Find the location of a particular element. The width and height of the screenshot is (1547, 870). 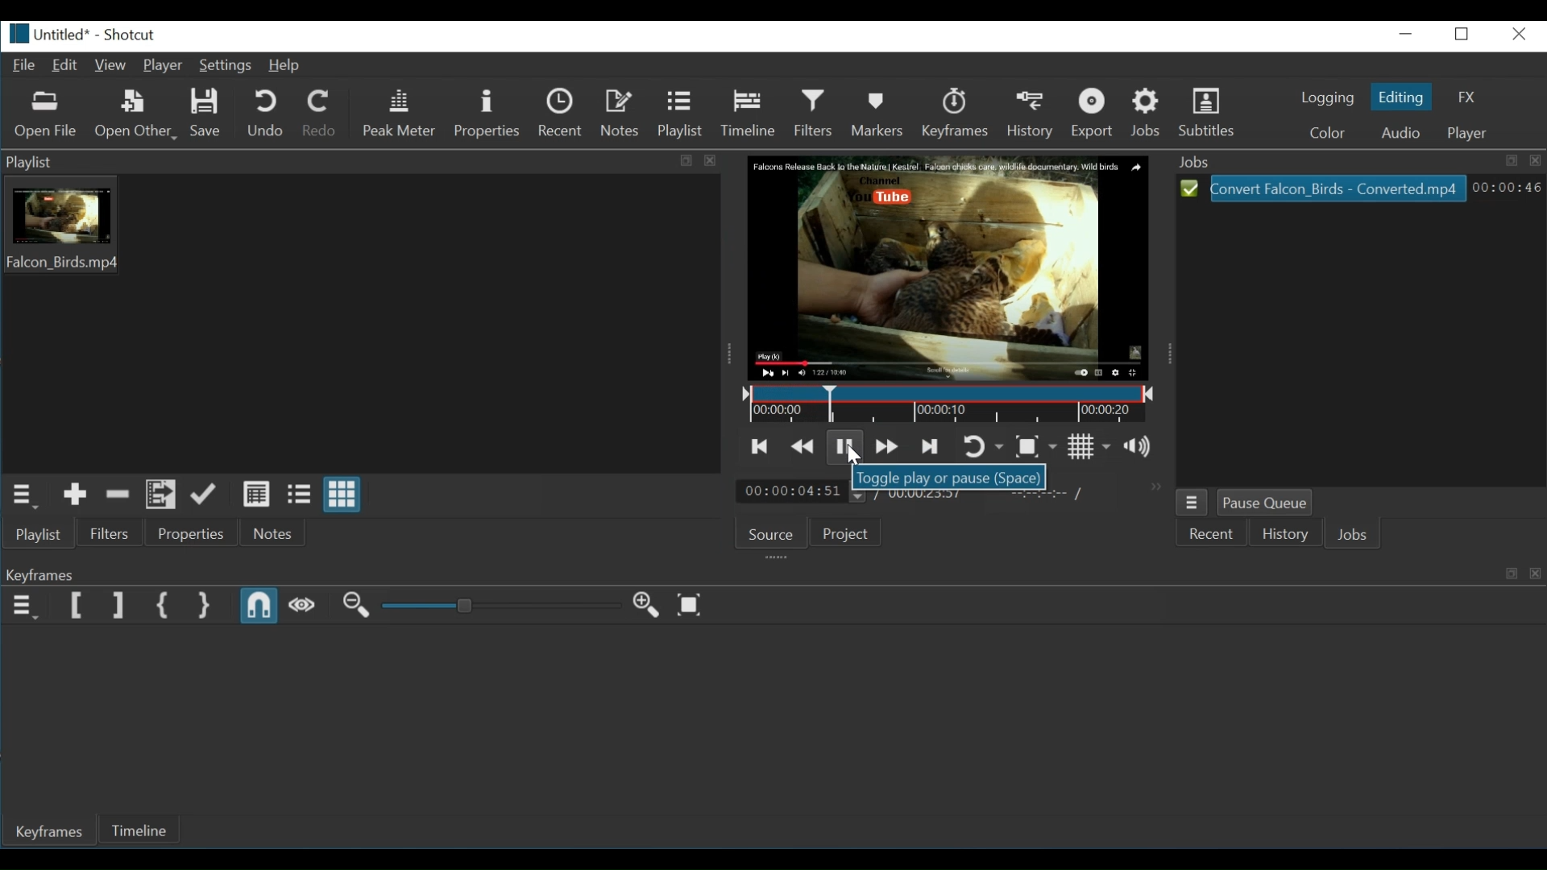

Player is located at coordinates (1467, 133).